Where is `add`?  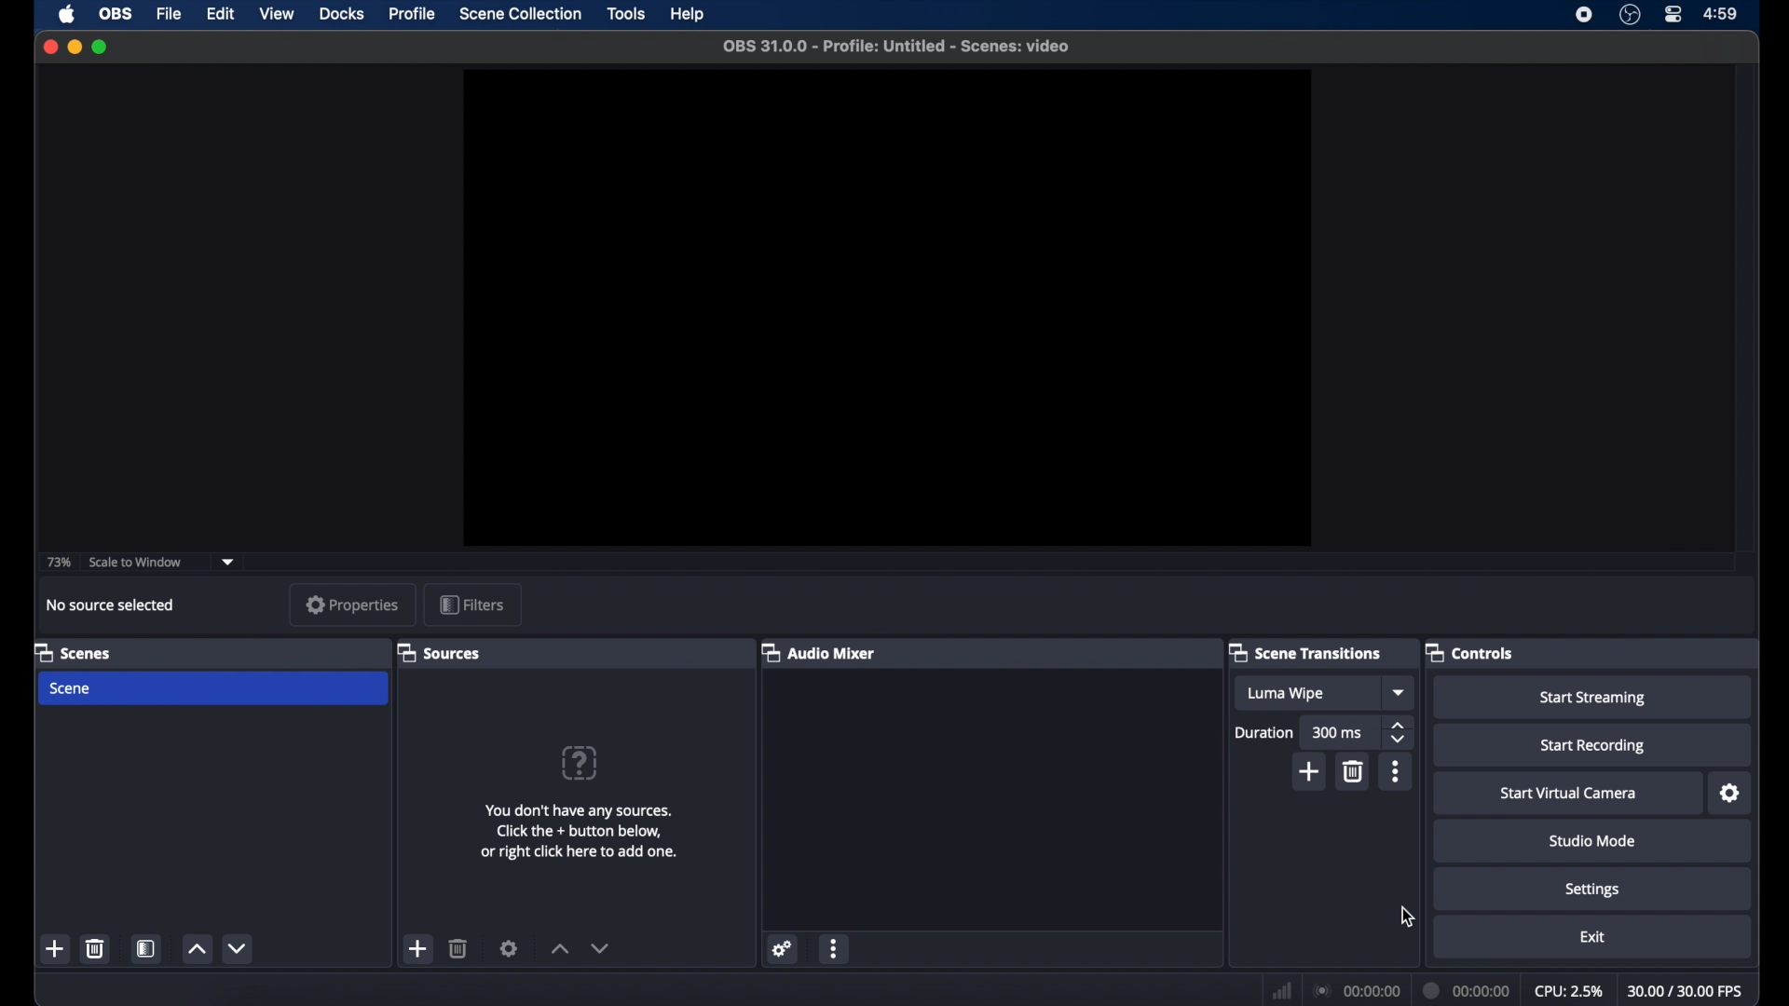
add is located at coordinates (55, 948).